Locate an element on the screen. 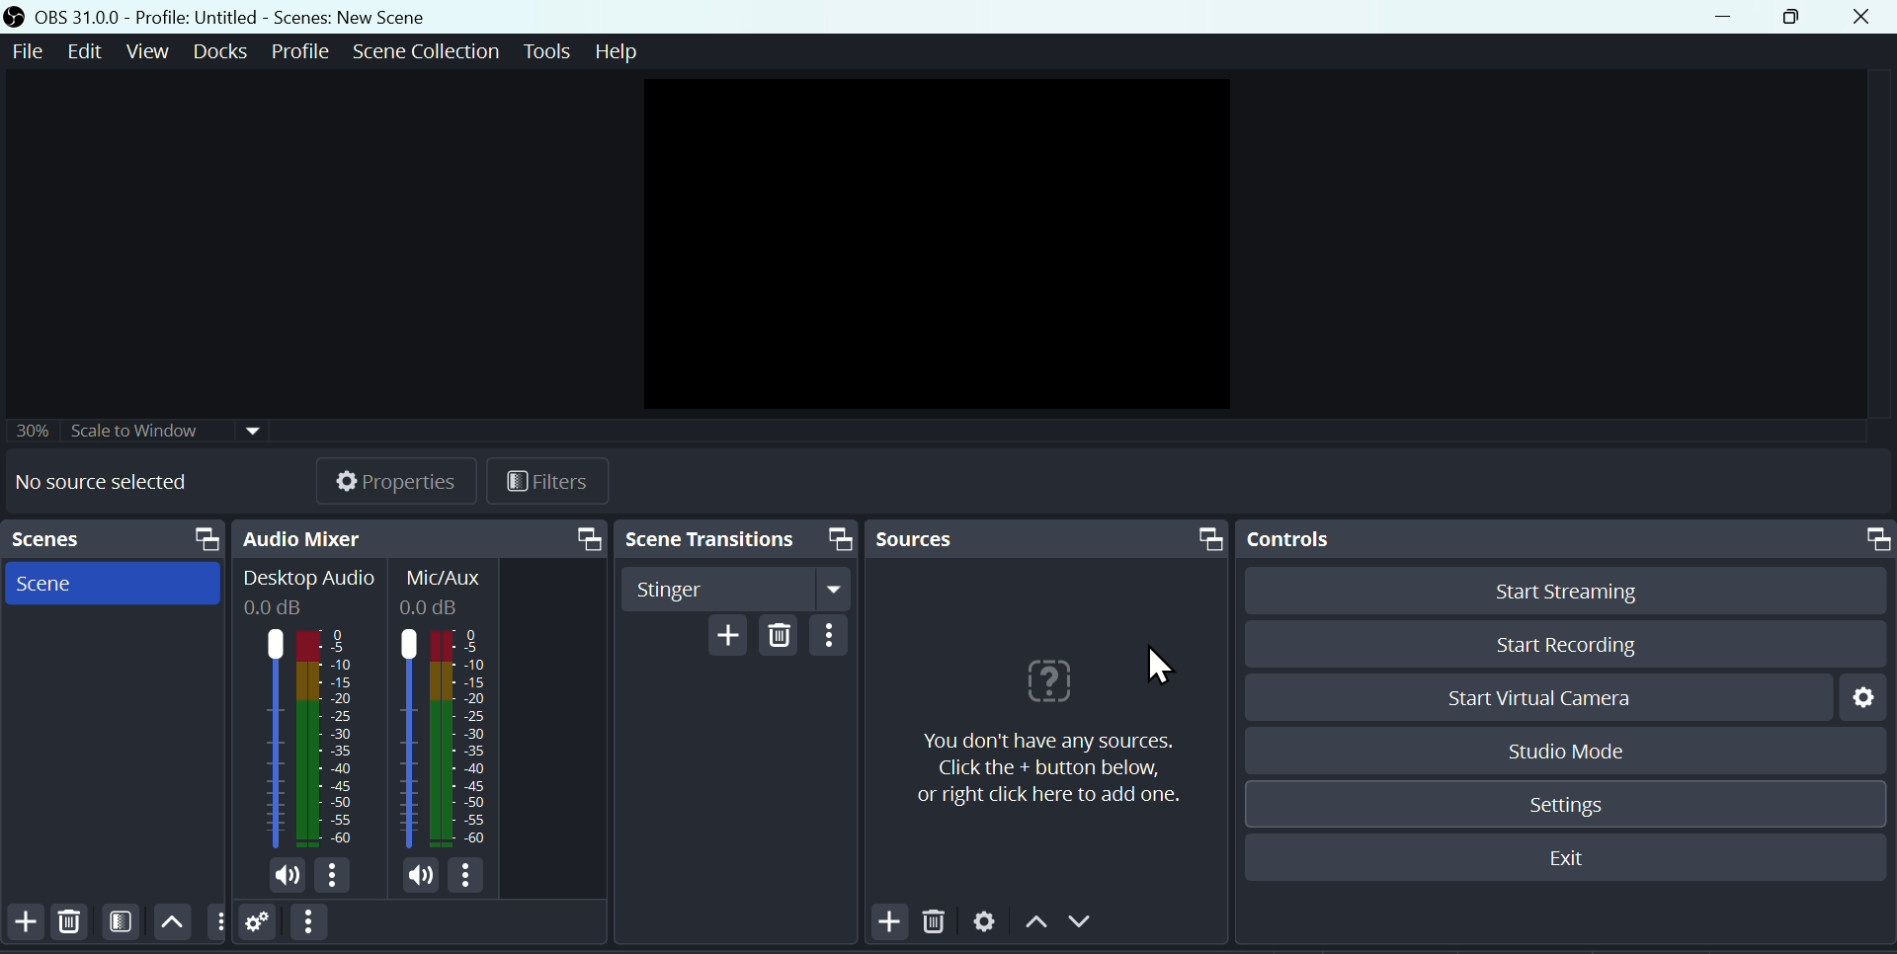 Image resolution: width=1897 pixels, height=954 pixels. maximize is located at coordinates (838, 539).